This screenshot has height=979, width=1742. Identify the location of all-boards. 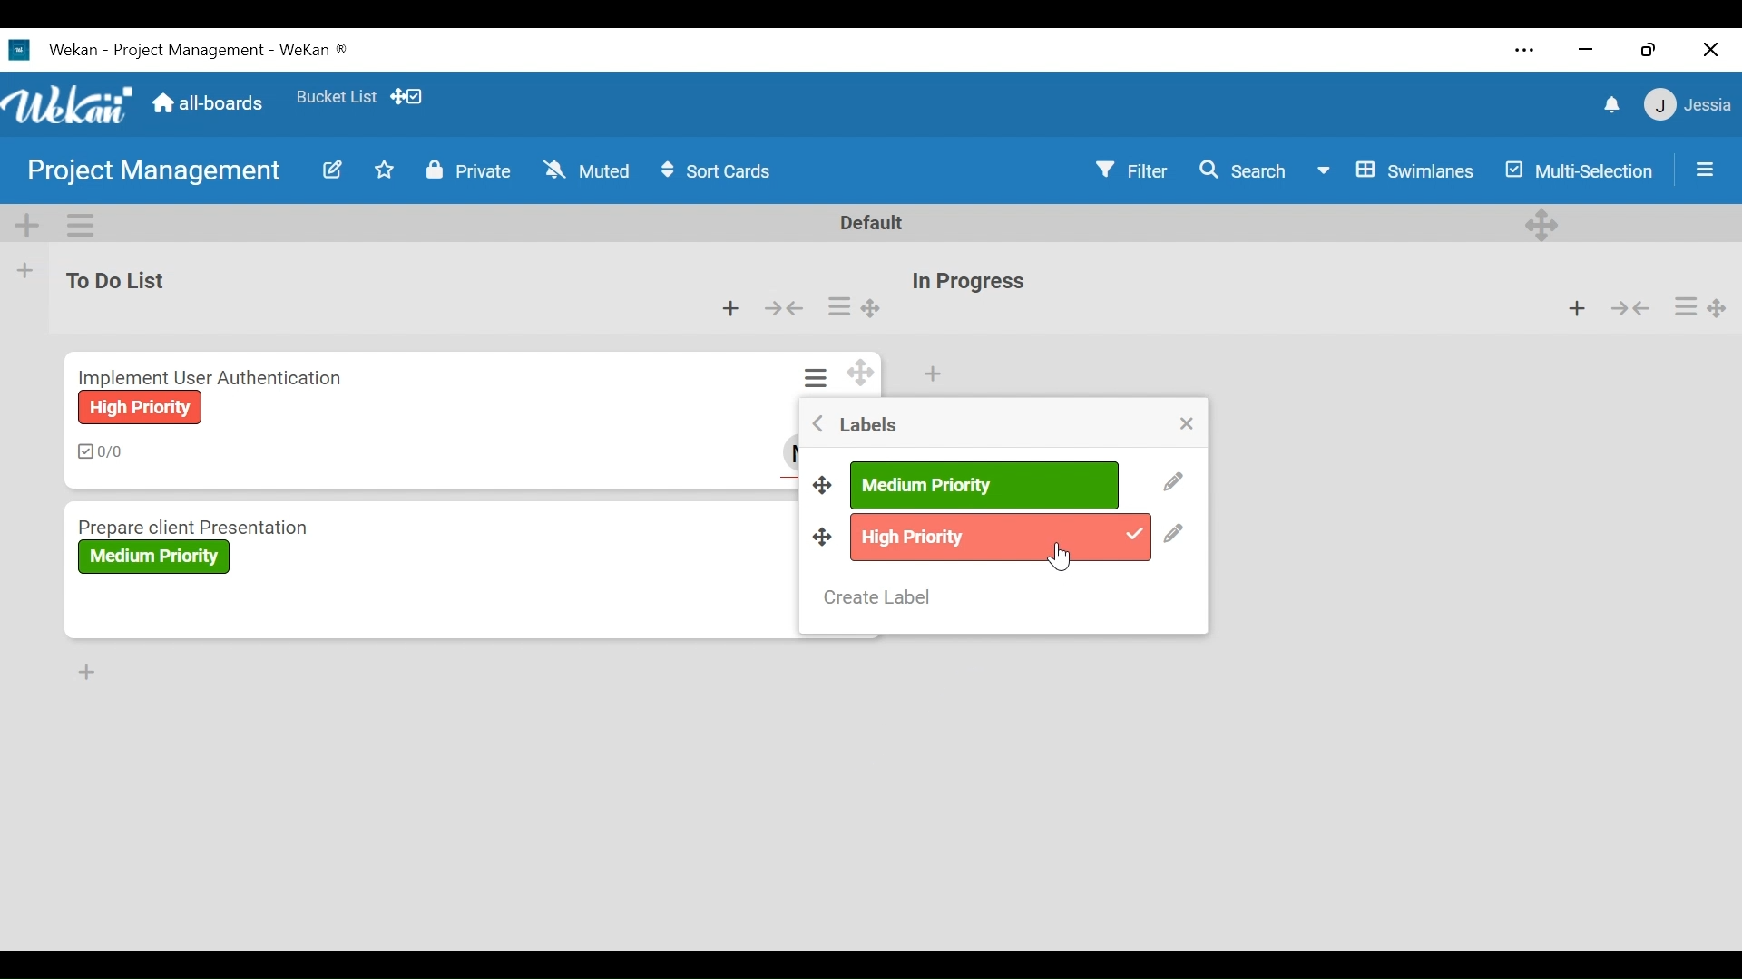
(216, 105).